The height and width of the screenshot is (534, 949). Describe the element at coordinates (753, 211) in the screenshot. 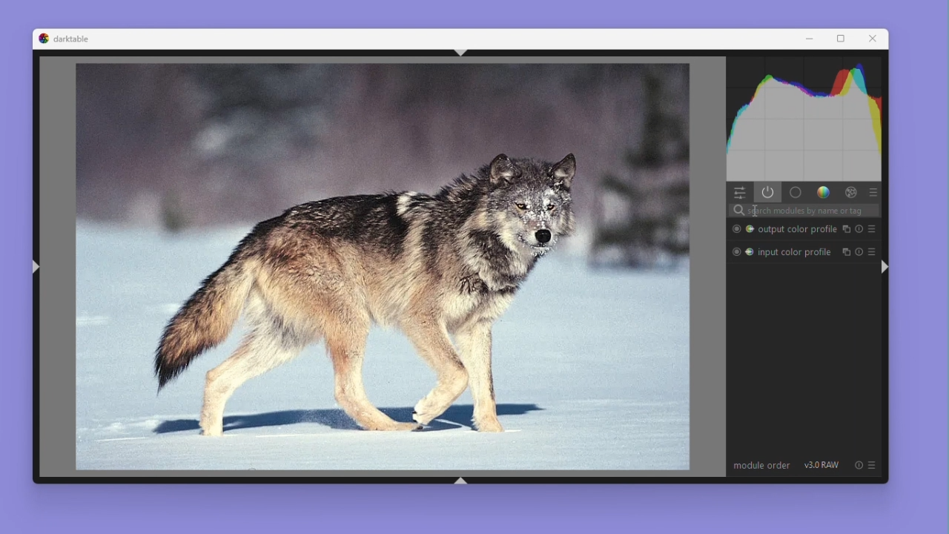

I see `Cursor` at that location.